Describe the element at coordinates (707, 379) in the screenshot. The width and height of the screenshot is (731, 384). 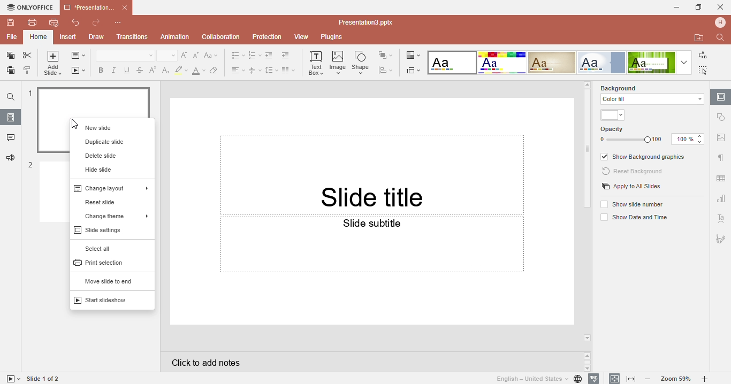
I see `Zoom in` at that location.